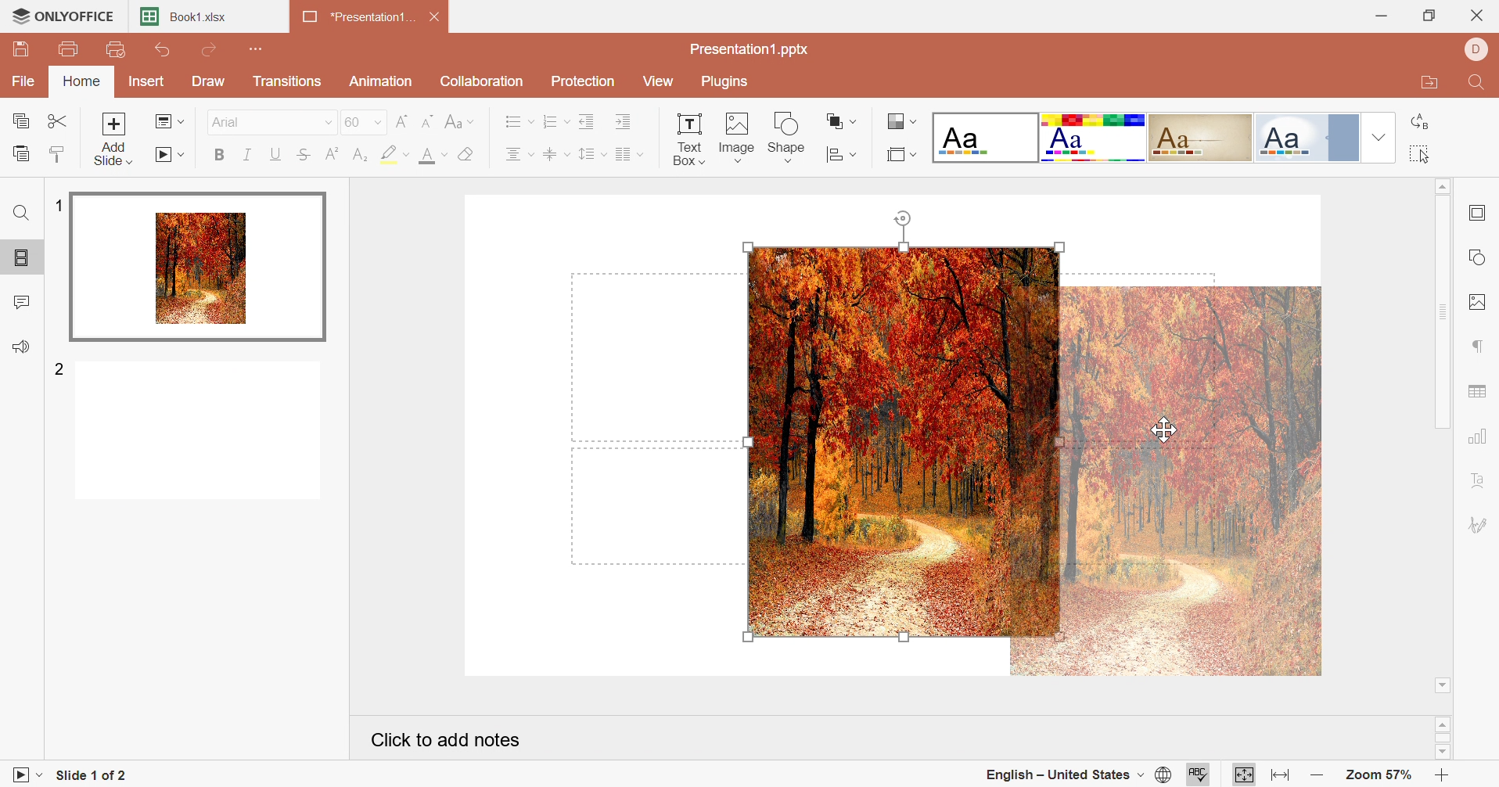 Image resolution: width=1499 pixels, height=787 pixels. I want to click on 2, so click(60, 367).